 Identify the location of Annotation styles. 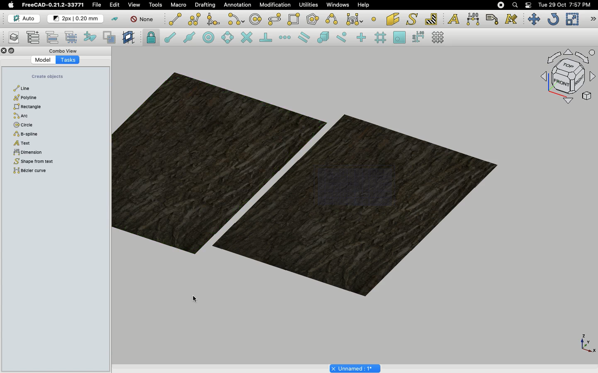
(512, 19).